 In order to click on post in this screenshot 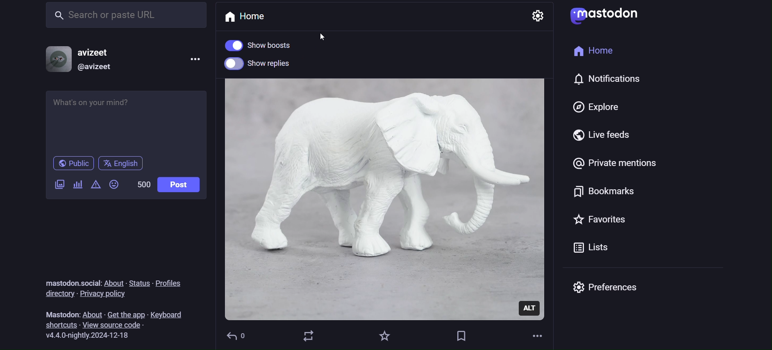, I will do `click(178, 186)`.